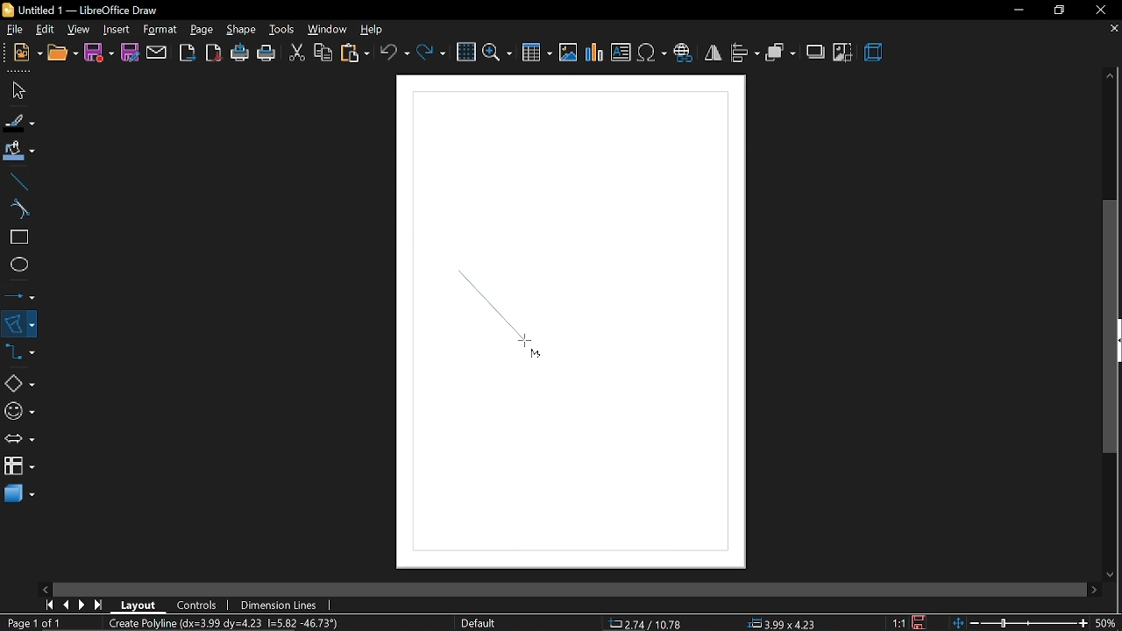 This screenshot has width=1122, height=631. Describe the element at coordinates (1111, 76) in the screenshot. I see `move up` at that location.